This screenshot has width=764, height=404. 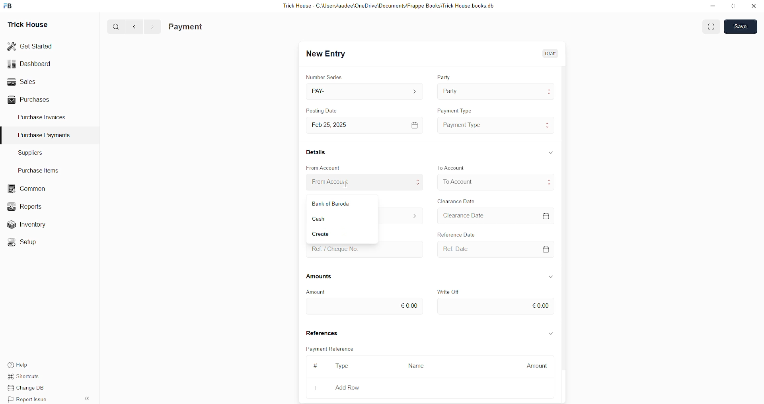 What do you see at coordinates (415, 125) in the screenshot?
I see `[=]` at bounding box center [415, 125].